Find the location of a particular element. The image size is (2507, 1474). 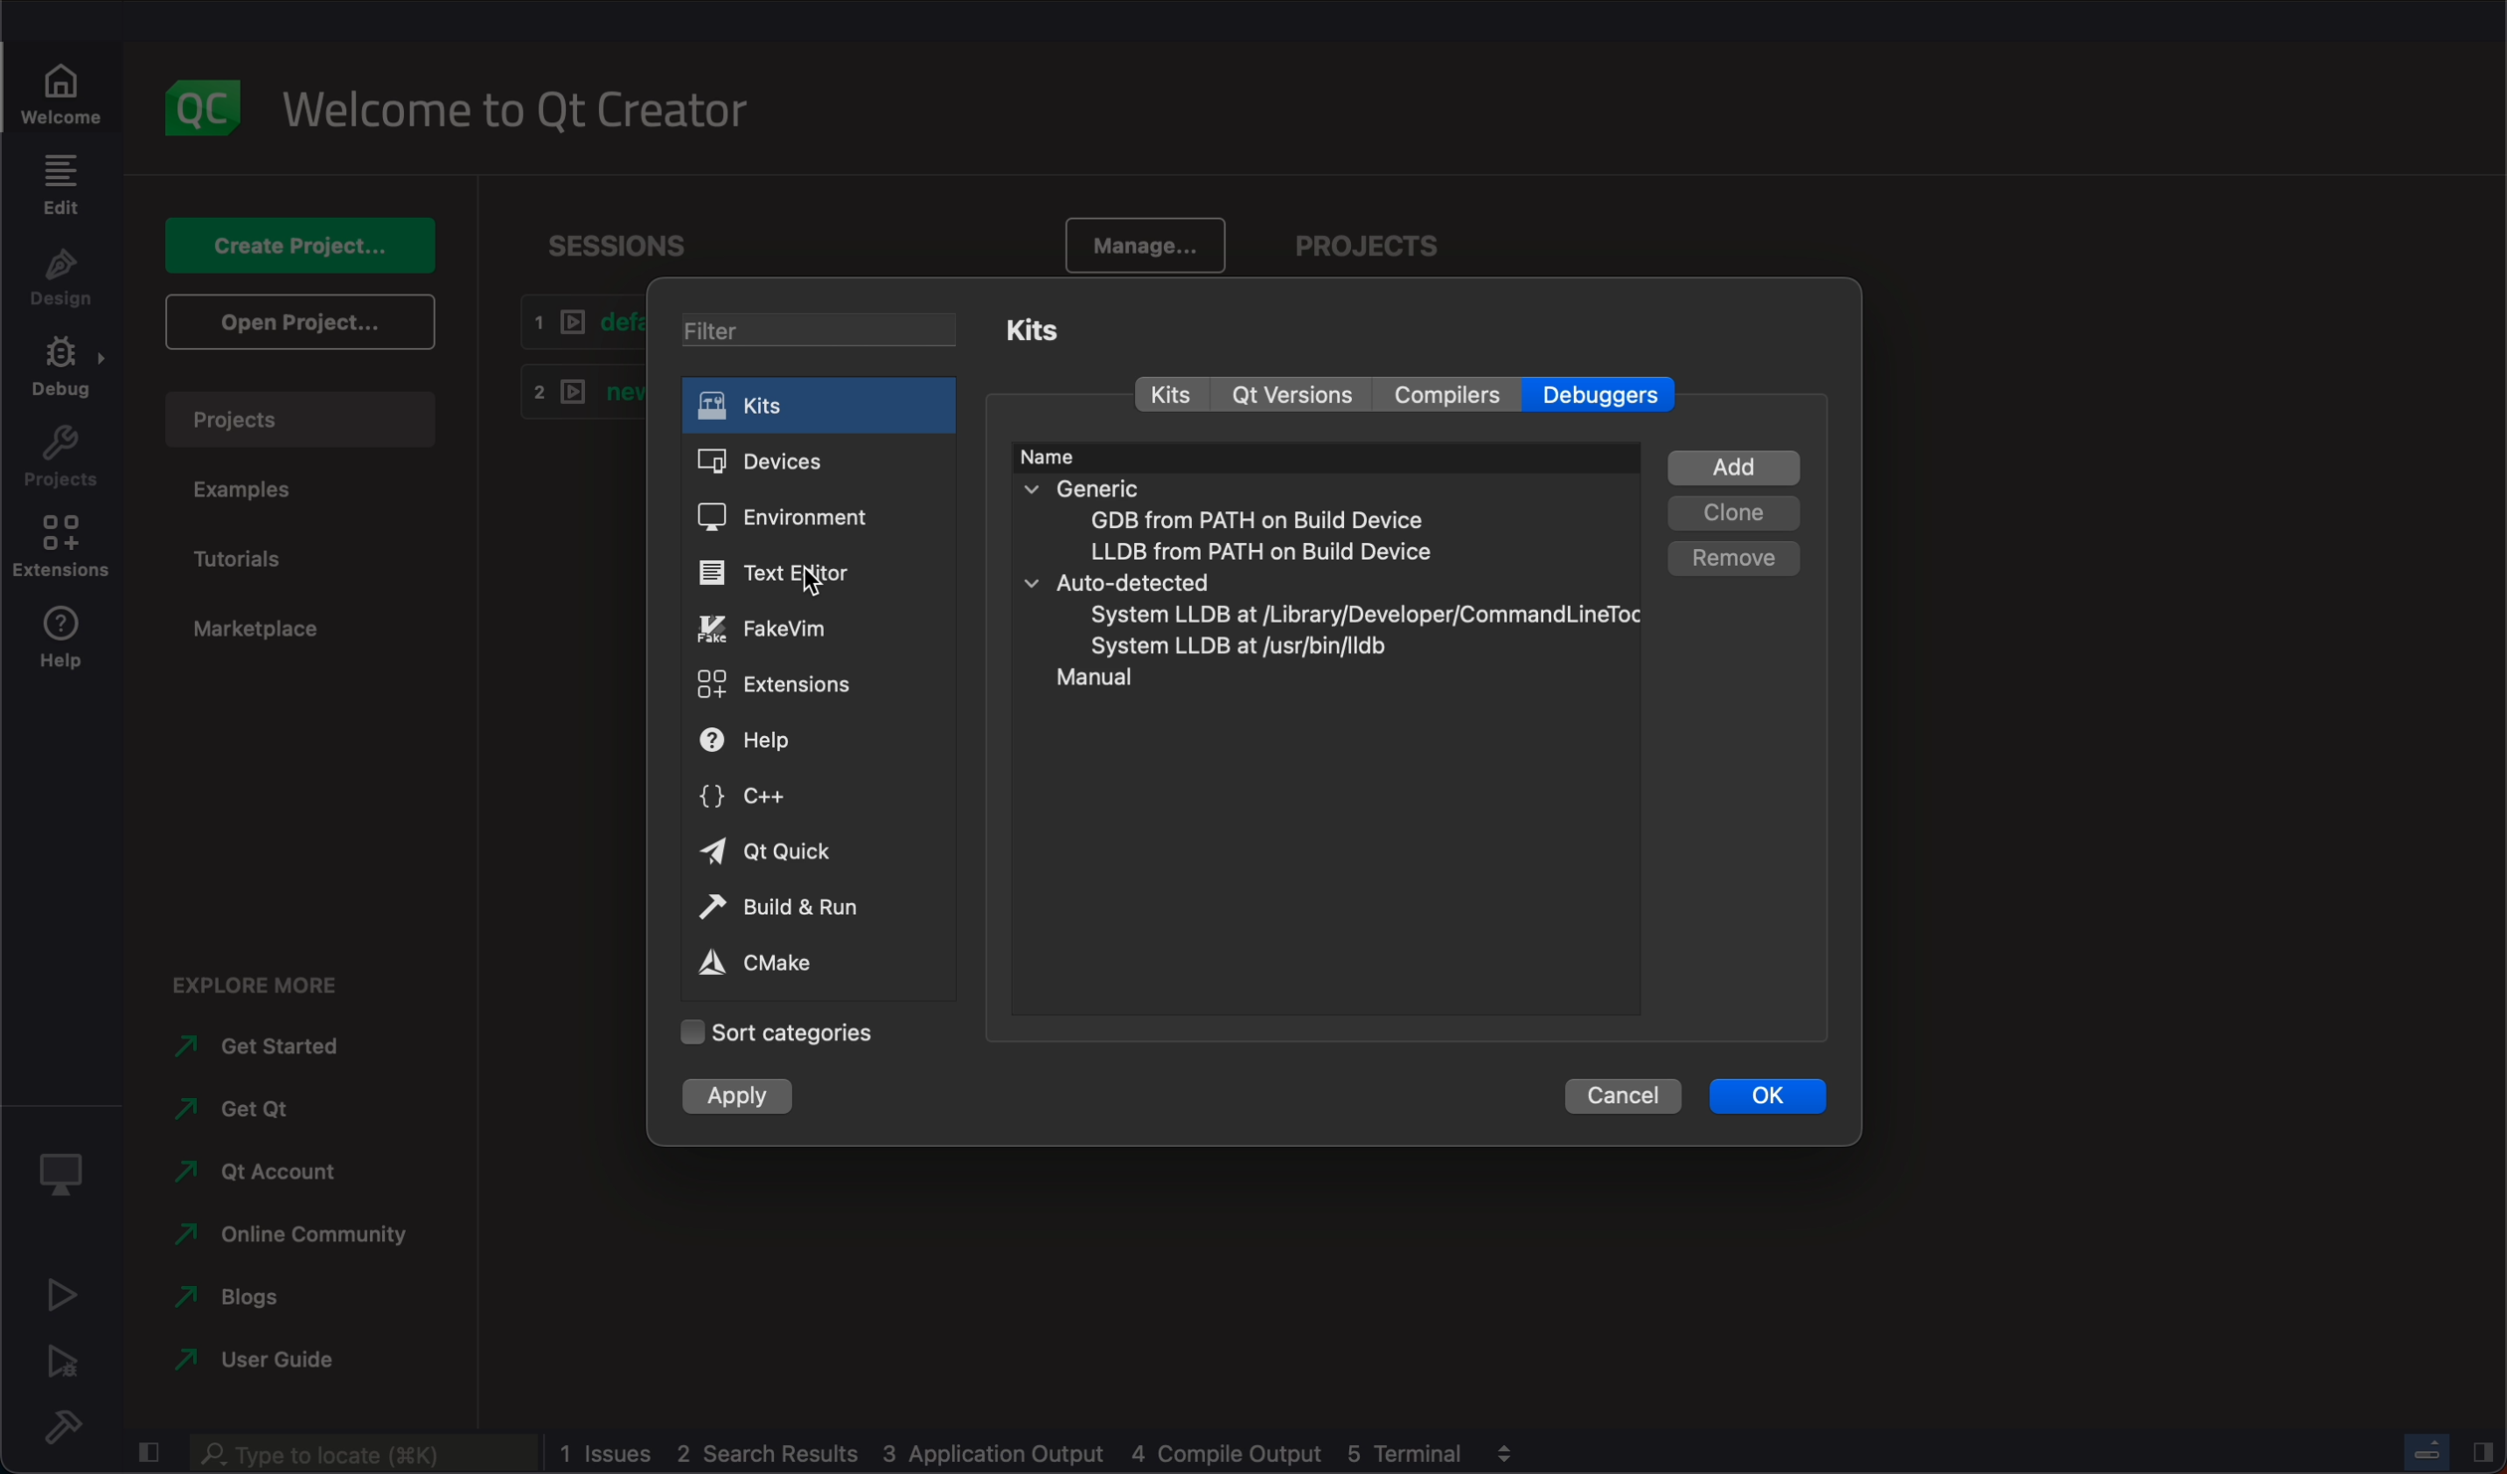

project is located at coordinates (62, 460).